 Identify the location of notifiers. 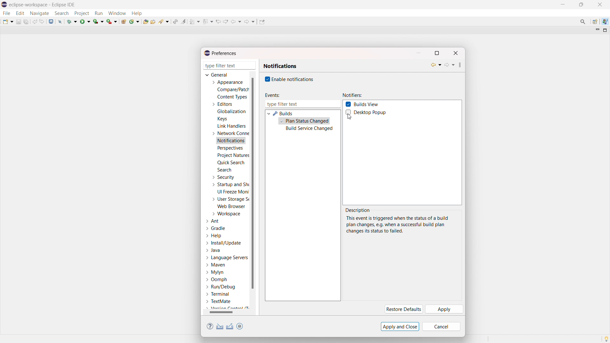
(352, 95).